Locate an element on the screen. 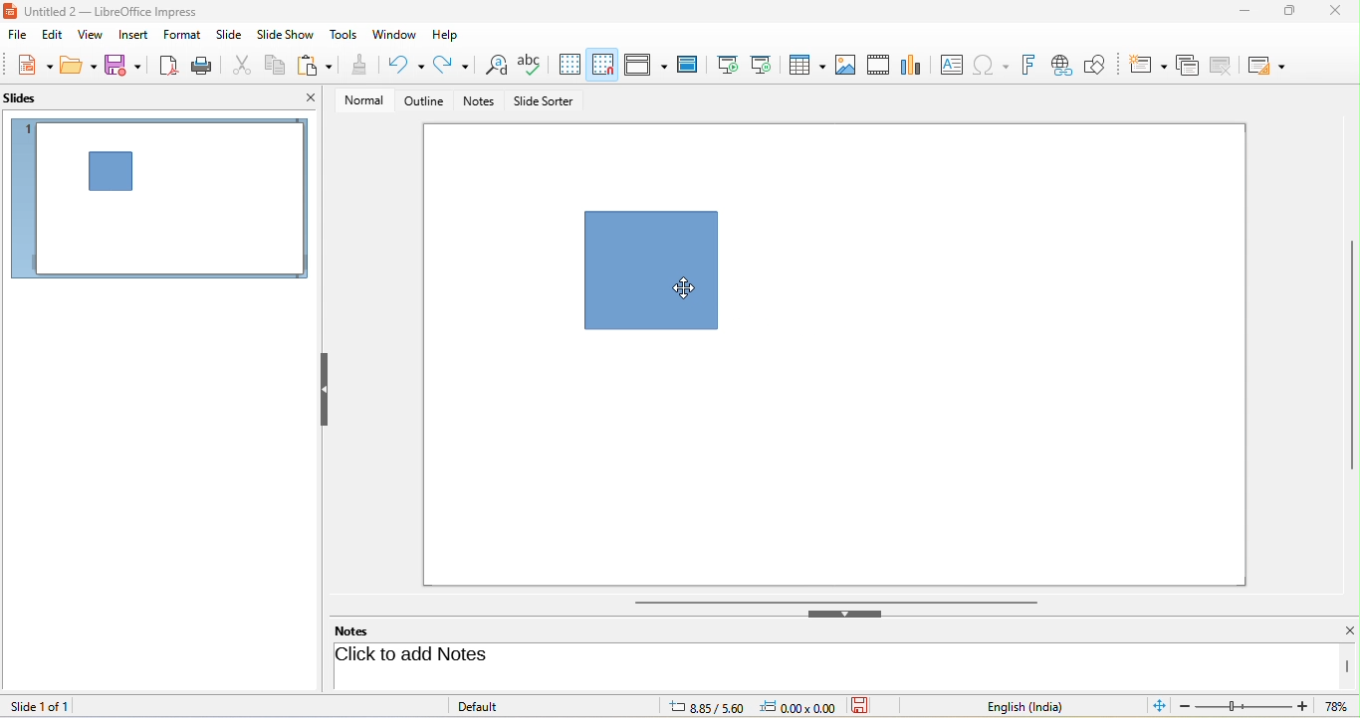 This screenshot has width=1360, height=718. normal is located at coordinates (357, 99).